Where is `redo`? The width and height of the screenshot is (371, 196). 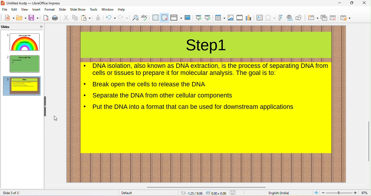 redo is located at coordinates (124, 18).